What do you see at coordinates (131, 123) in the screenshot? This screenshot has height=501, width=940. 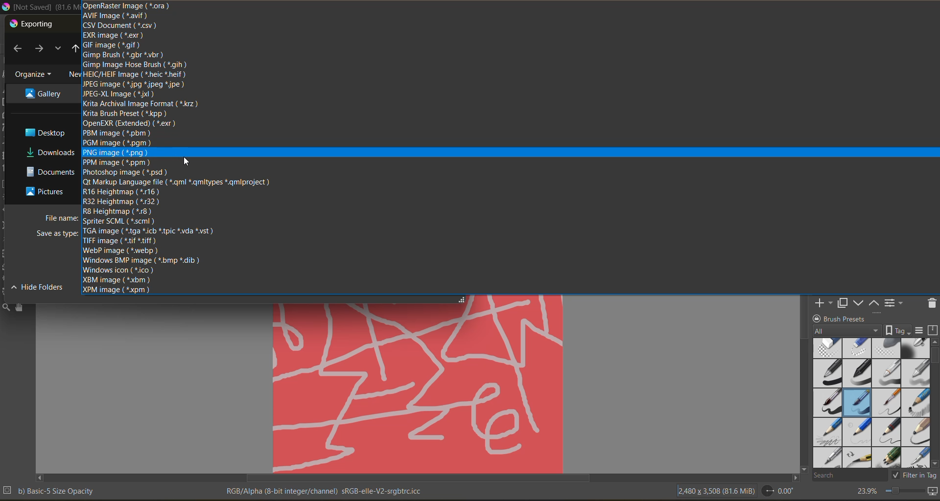 I see `openexr` at bounding box center [131, 123].